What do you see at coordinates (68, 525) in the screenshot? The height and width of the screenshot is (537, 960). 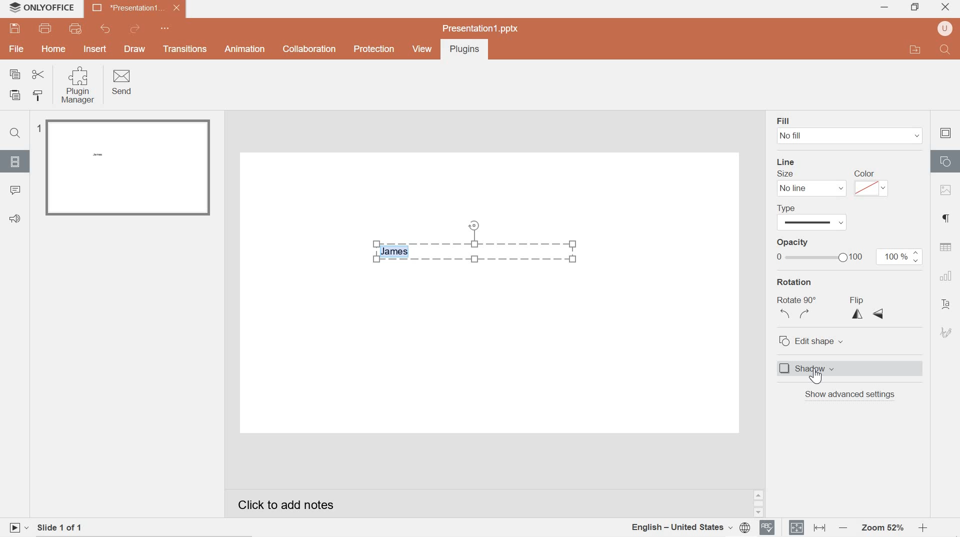 I see `slide 1 of 1` at bounding box center [68, 525].